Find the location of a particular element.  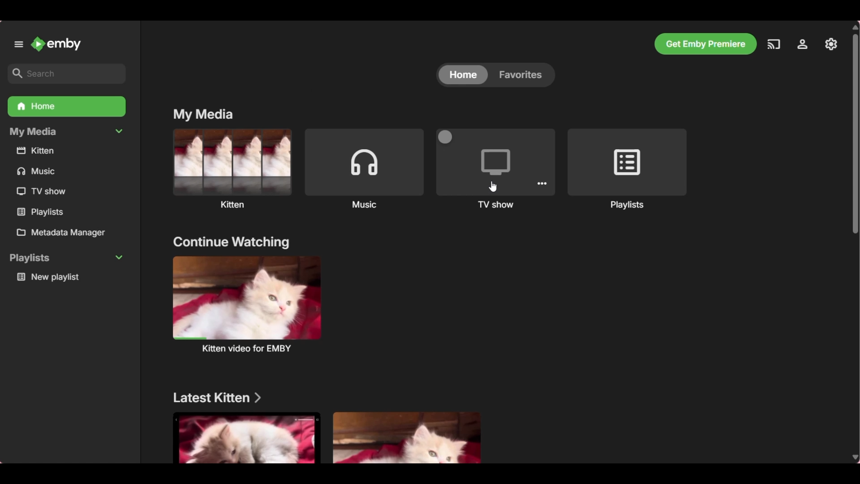

Home folder, current selection is located at coordinates (66, 106).